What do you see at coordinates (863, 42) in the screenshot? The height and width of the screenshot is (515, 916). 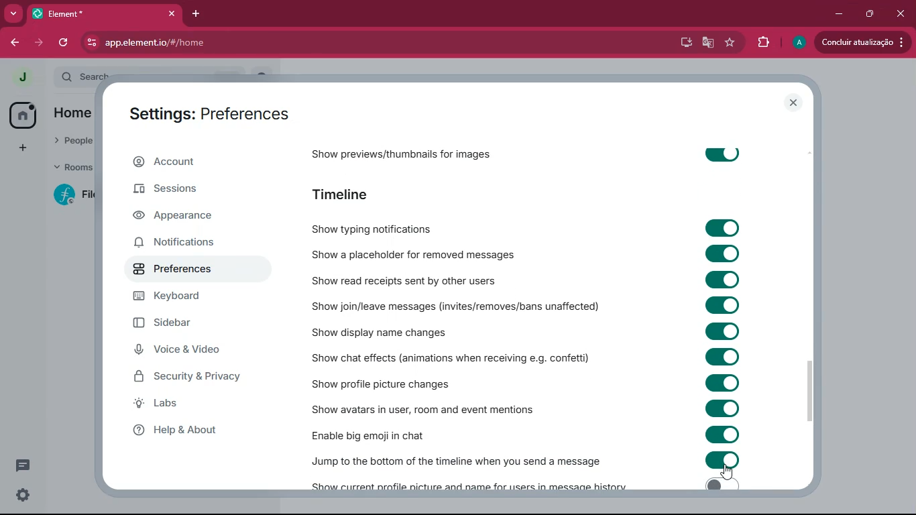 I see `concluir atualizacao` at bounding box center [863, 42].